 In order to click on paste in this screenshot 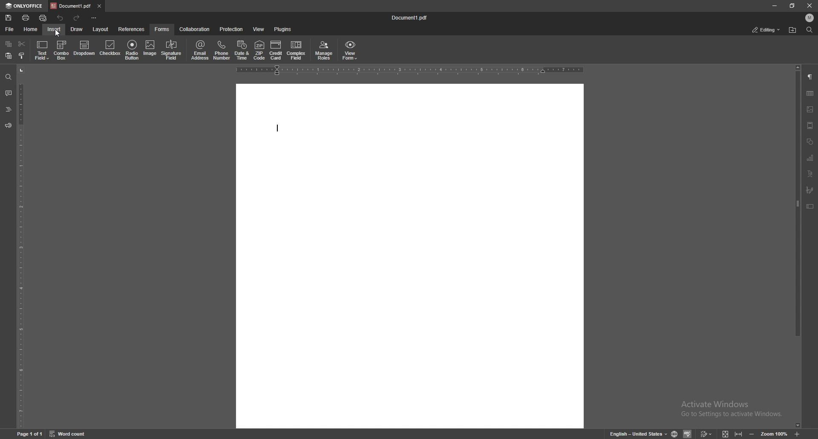, I will do `click(9, 56)`.